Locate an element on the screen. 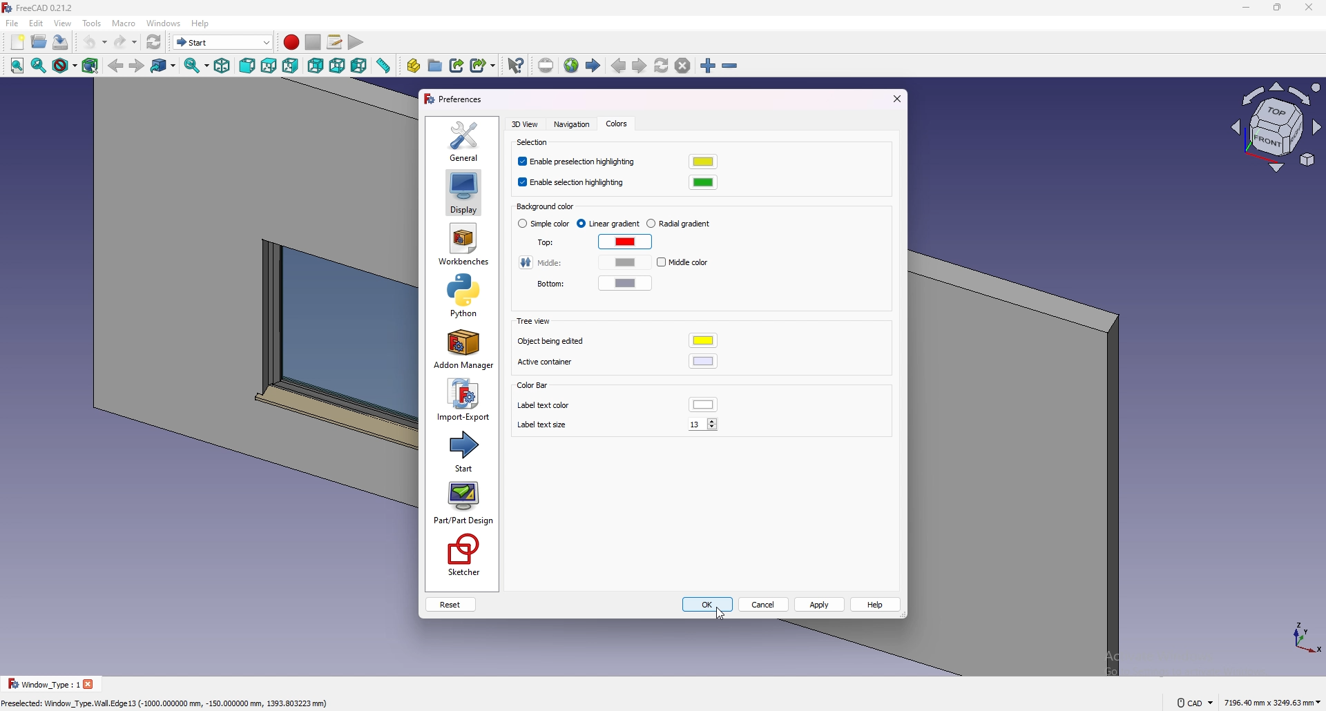 This screenshot has height=711, width=1326. linear gradient is located at coordinates (608, 224).